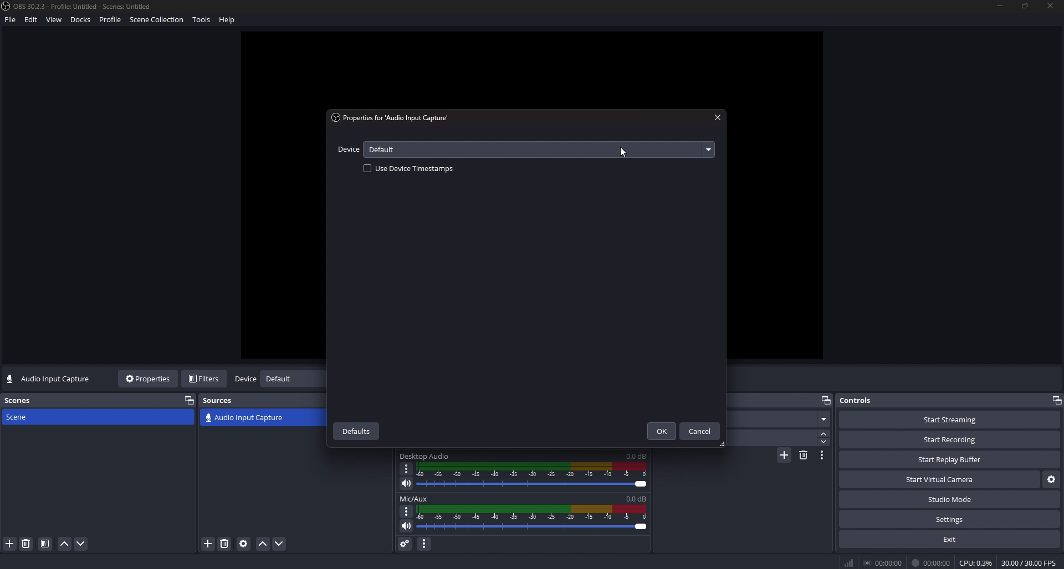 The image size is (1064, 569). I want to click on tools, so click(204, 22).